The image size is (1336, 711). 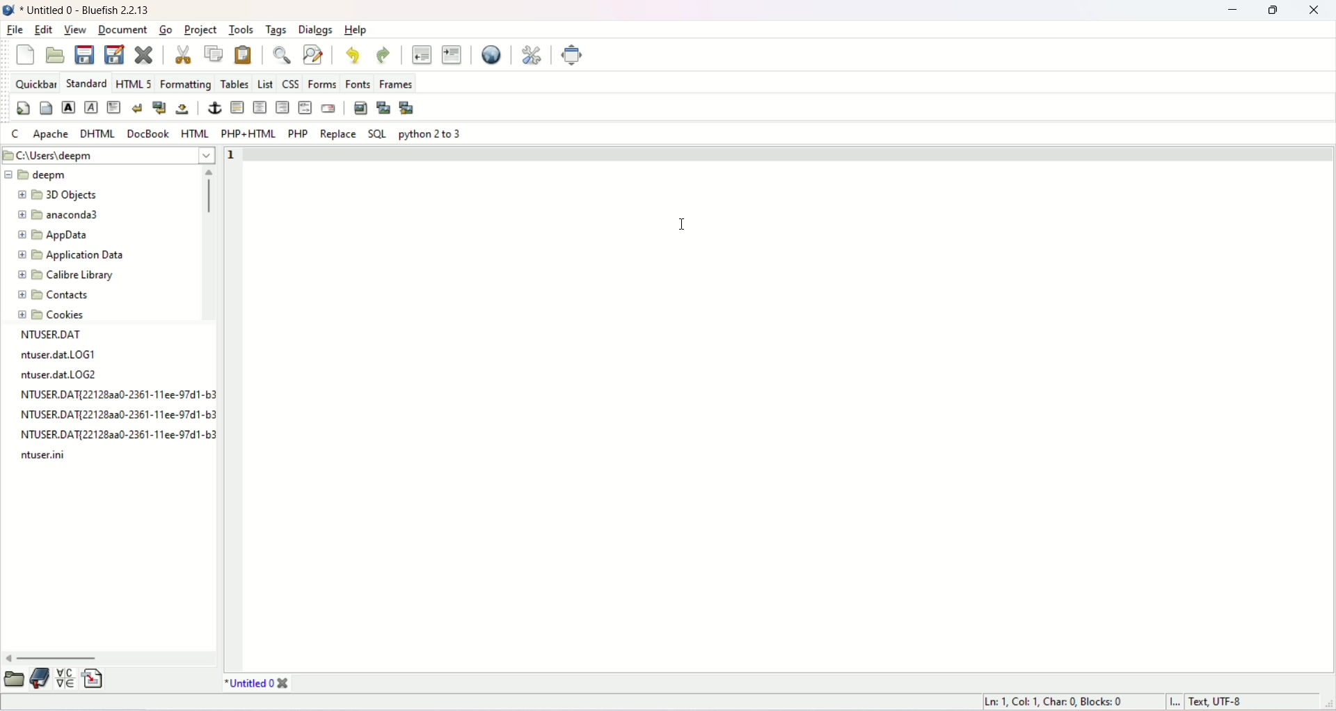 What do you see at coordinates (119, 30) in the screenshot?
I see `document` at bounding box center [119, 30].